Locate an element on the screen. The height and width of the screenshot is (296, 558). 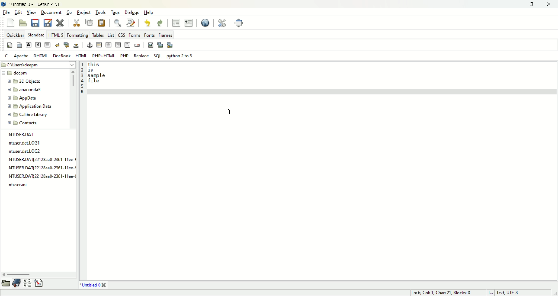
close current file is located at coordinates (60, 22).